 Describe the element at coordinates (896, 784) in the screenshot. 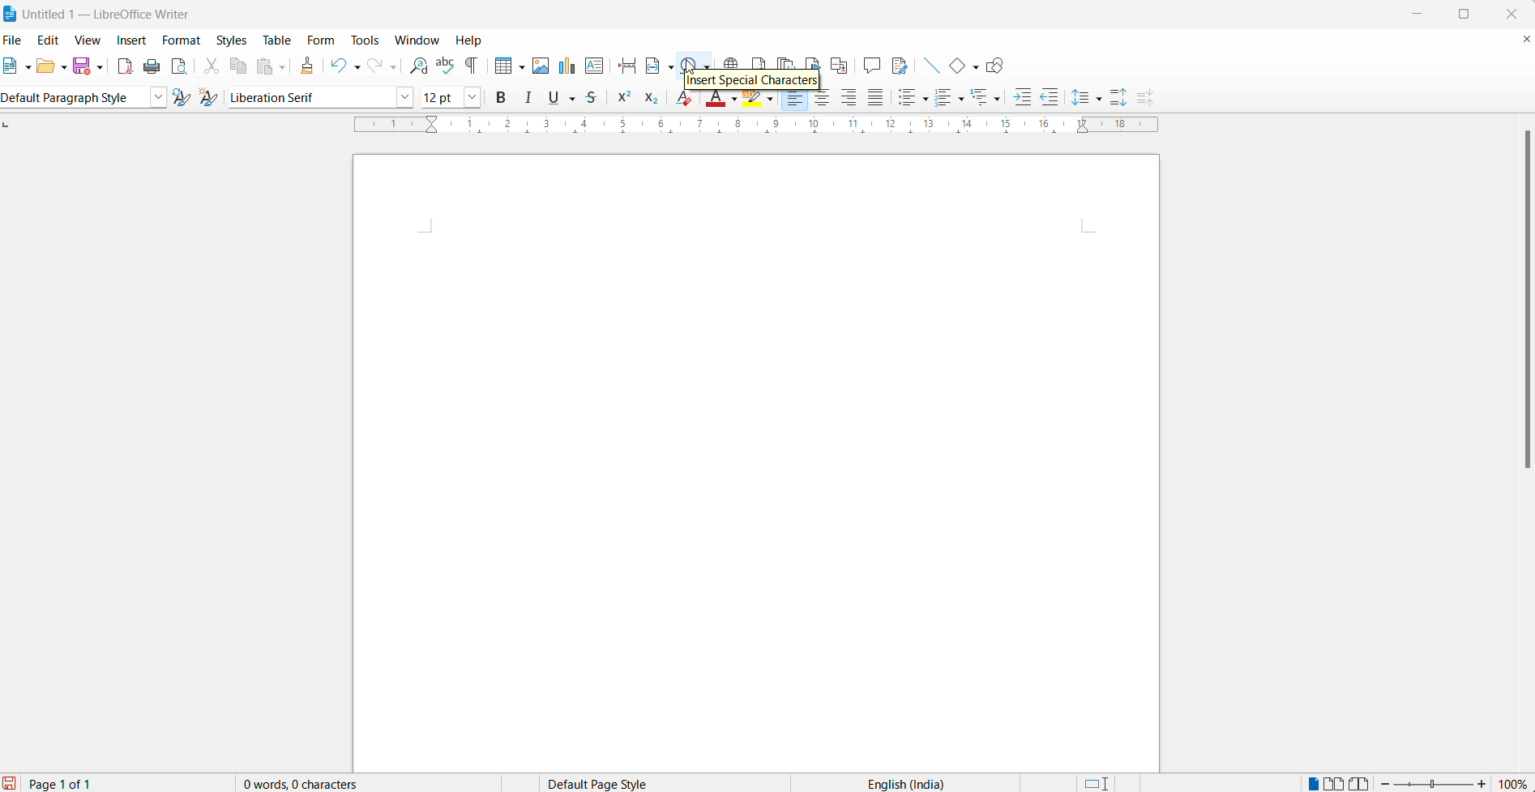

I see `text language` at that location.